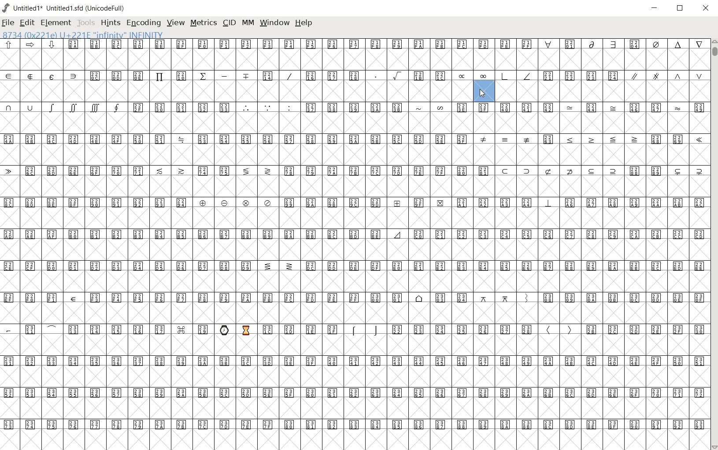  I want to click on symbol, so click(570, 107).